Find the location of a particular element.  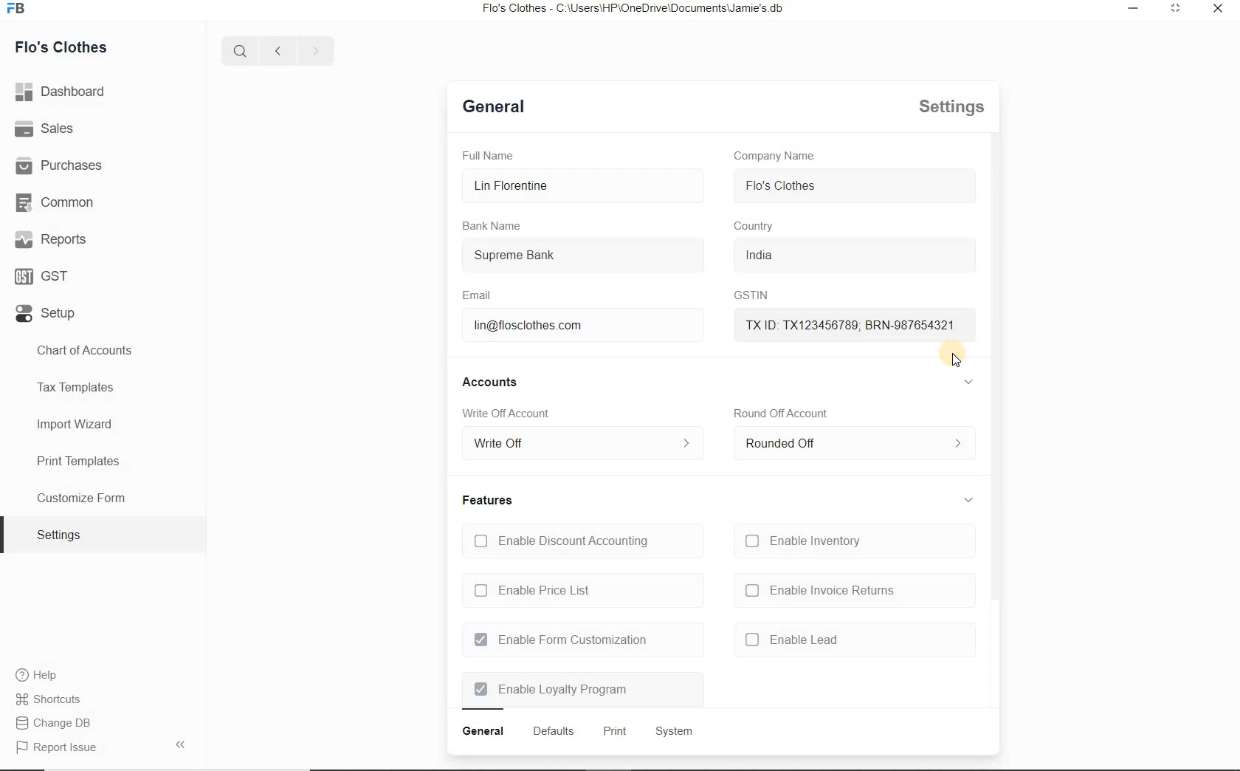

accounts is located at coordinates (495, 382).